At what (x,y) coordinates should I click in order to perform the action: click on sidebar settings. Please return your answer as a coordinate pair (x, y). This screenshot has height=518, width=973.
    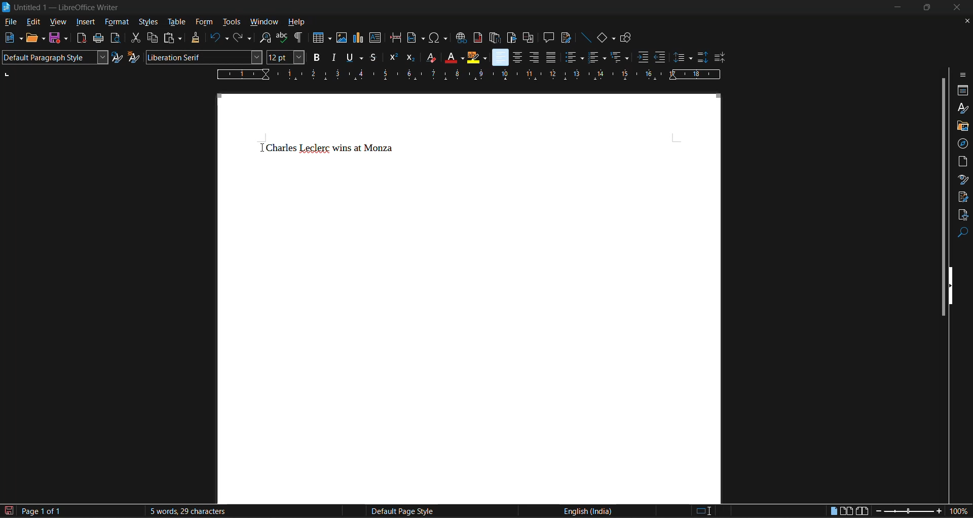
    Looking at the image, I should click on (963, 75).